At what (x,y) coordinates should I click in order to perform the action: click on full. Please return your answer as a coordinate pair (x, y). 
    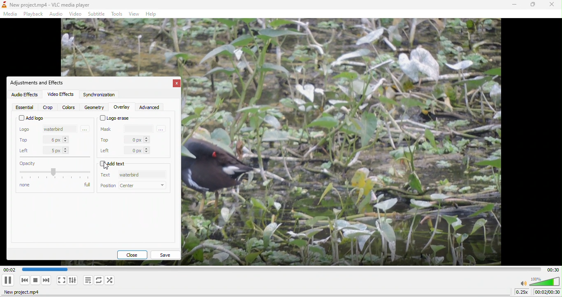
    Looking at the image, I should click on (87, 188).